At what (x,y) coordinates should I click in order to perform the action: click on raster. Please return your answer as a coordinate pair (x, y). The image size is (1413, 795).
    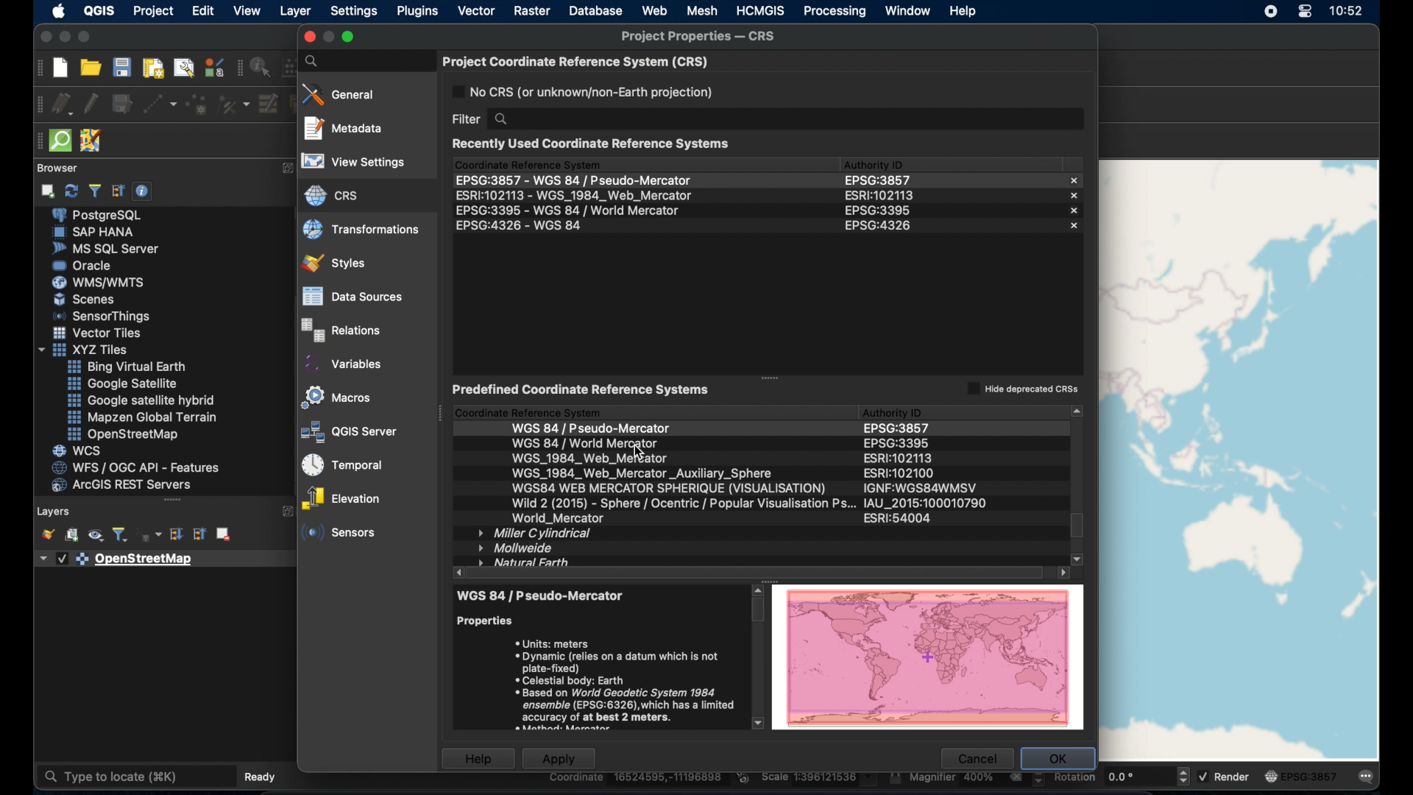
    Looking at the image, I should click on (532, 11).